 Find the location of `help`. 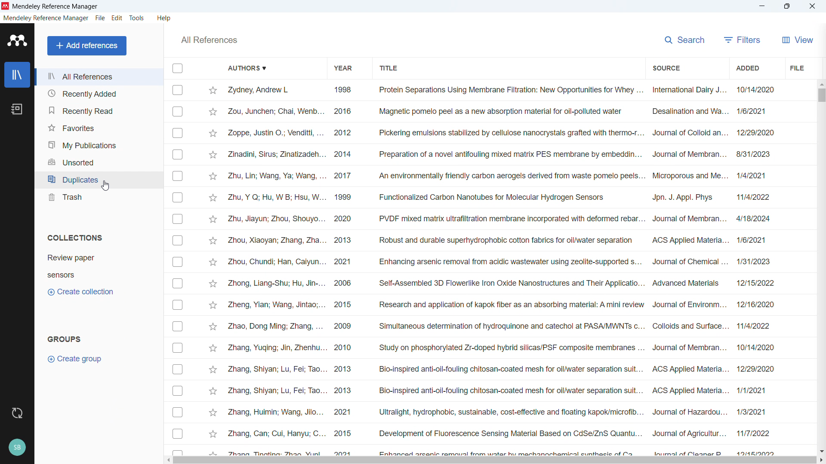

help is located at coordinates (165, 18).